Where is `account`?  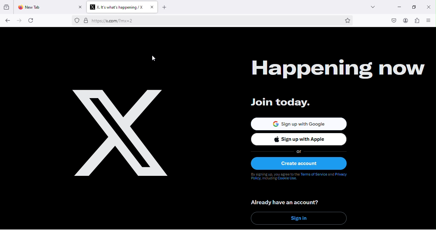 account is located at coordinates (404, 20).